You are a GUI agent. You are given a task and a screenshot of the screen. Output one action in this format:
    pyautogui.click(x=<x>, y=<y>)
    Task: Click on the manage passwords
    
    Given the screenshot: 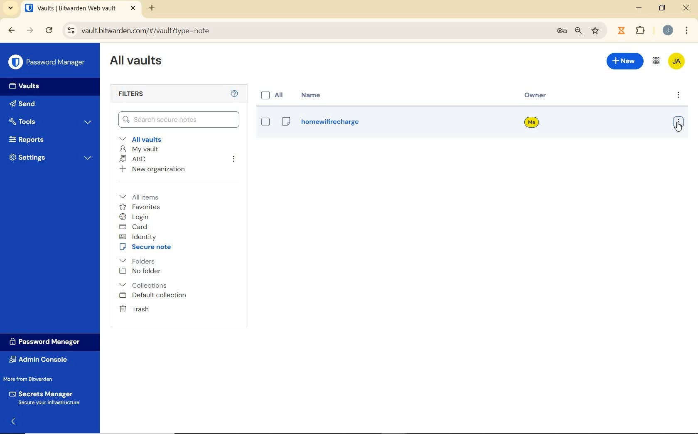 What is the action you would take?
    pyautogui.click(x=562, y=32)
    